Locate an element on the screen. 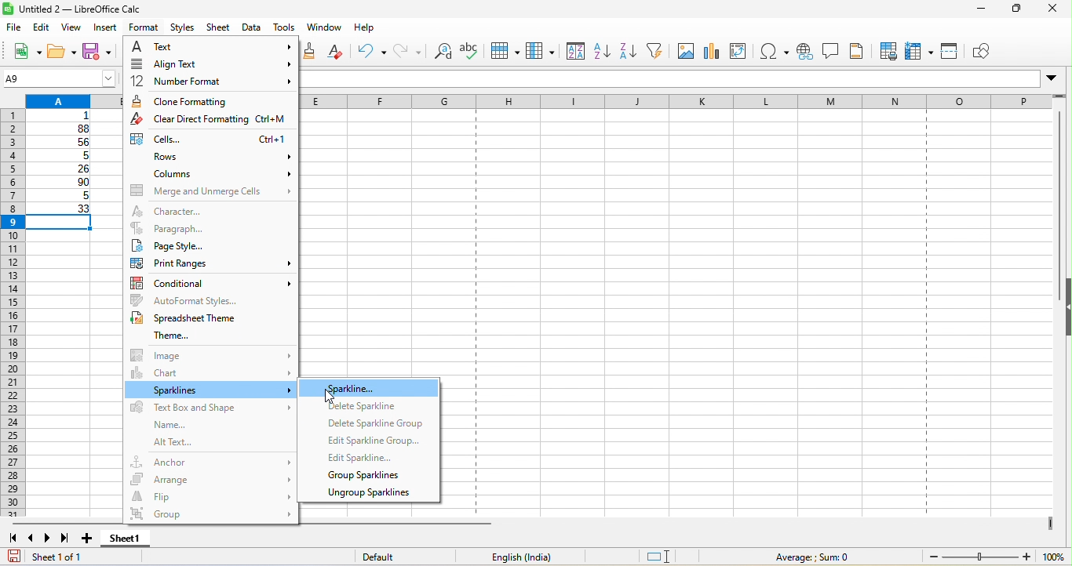  edit is located at coordinates (43, 27).